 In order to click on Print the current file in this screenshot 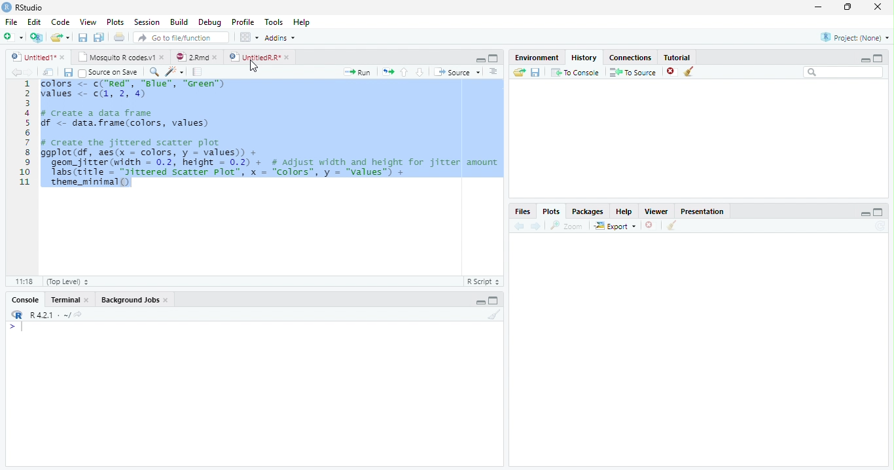, I will do `click(120, 37)`.